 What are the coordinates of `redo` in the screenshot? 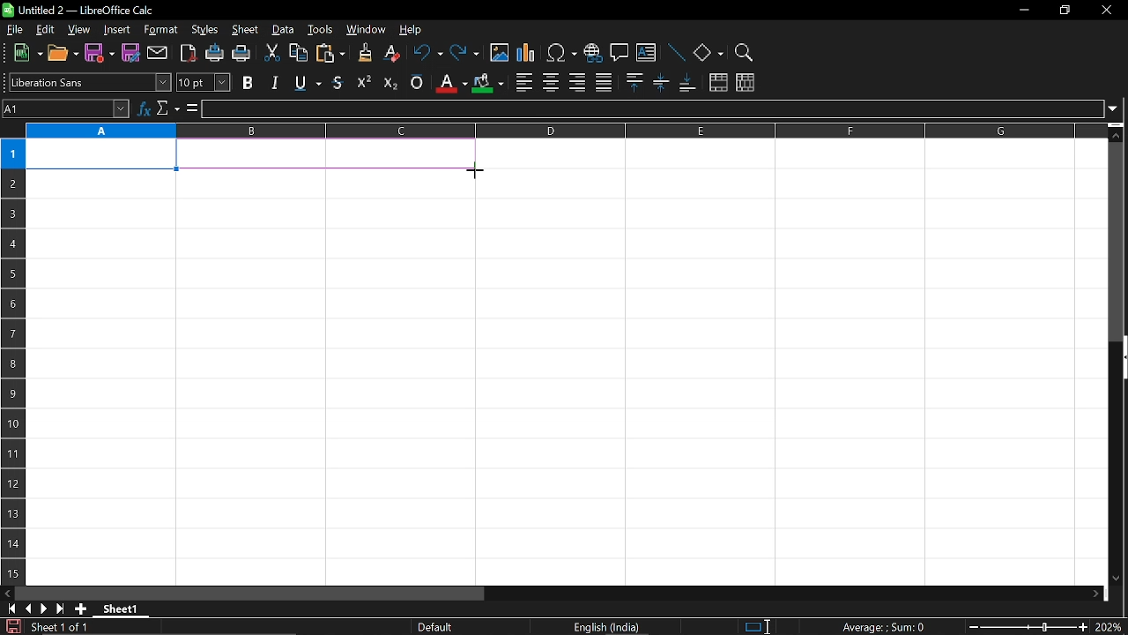 It's located at (465, 54).